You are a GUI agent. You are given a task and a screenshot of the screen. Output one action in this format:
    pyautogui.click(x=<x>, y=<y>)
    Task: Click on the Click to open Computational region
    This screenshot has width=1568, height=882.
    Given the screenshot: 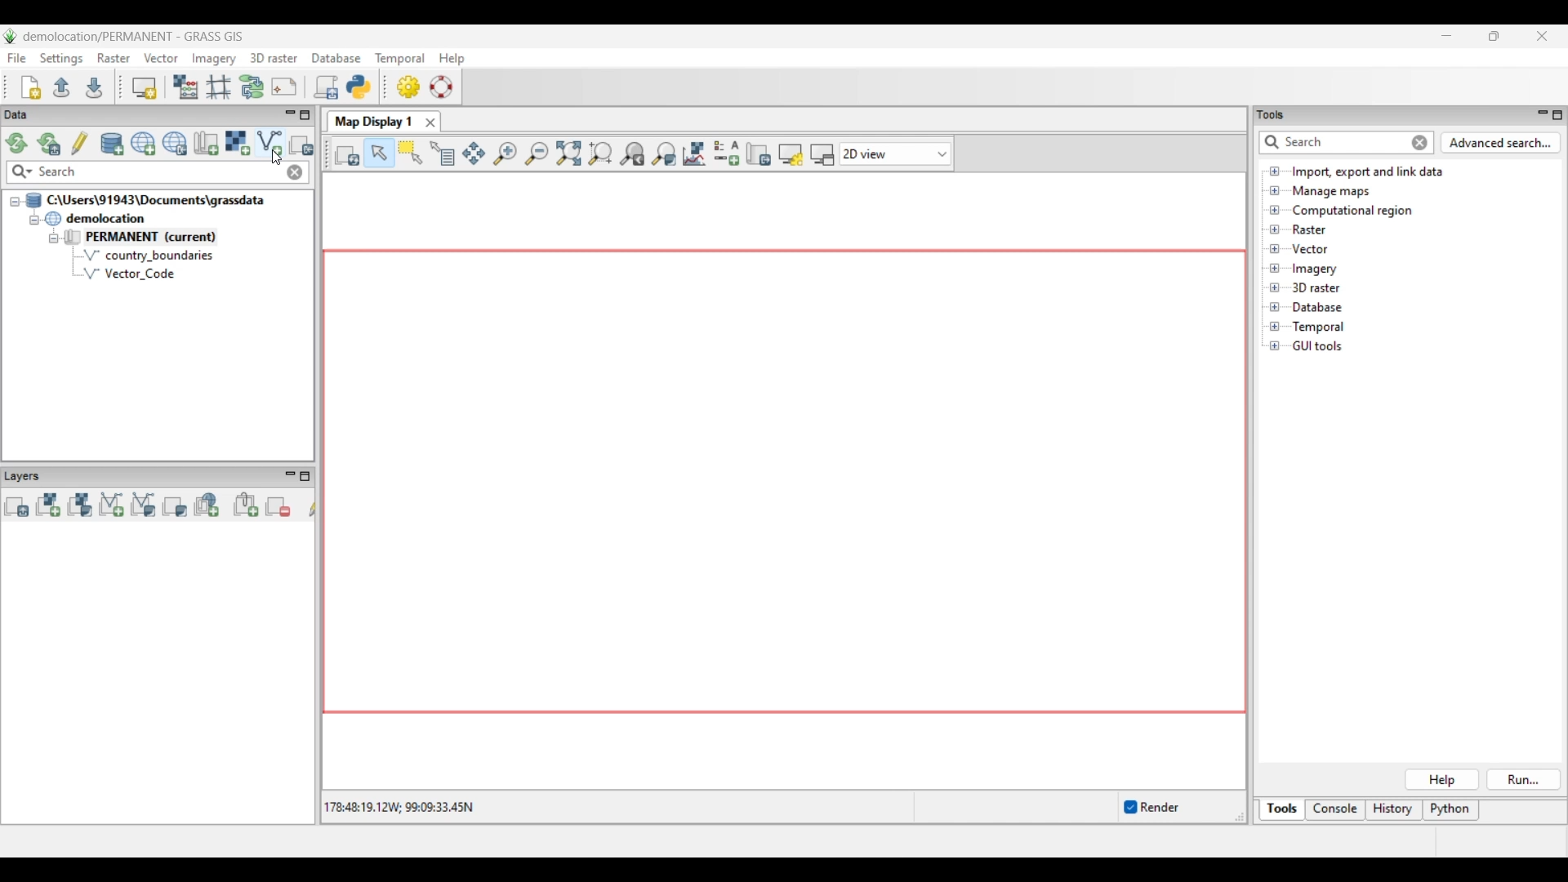 What is the action you would take?
    pyautogui.click(x=1275, y=210)
    